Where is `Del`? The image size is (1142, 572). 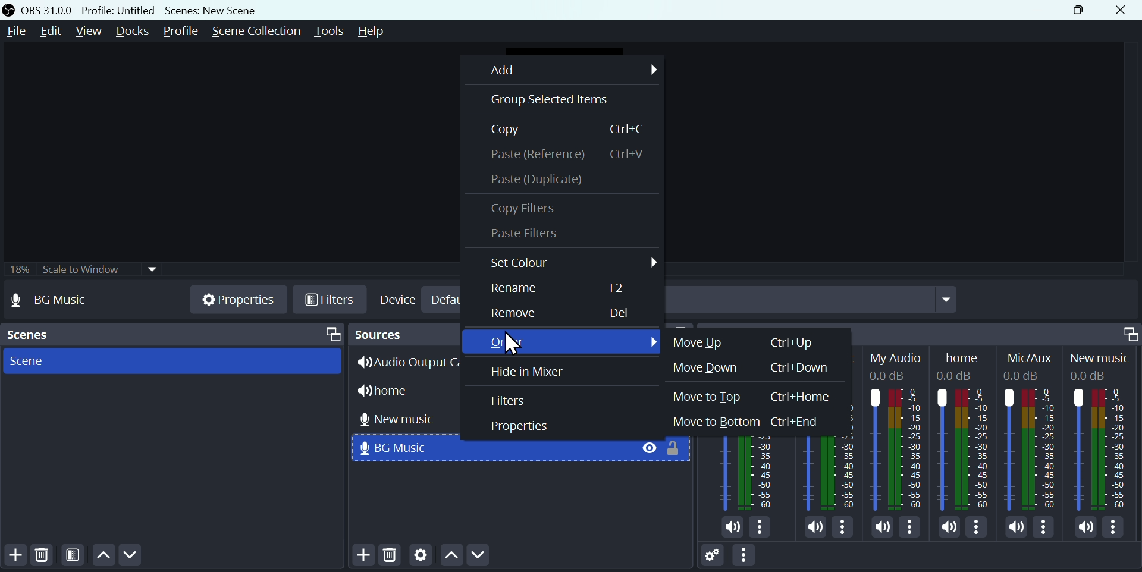 Del is located at coordinates (619, 314).